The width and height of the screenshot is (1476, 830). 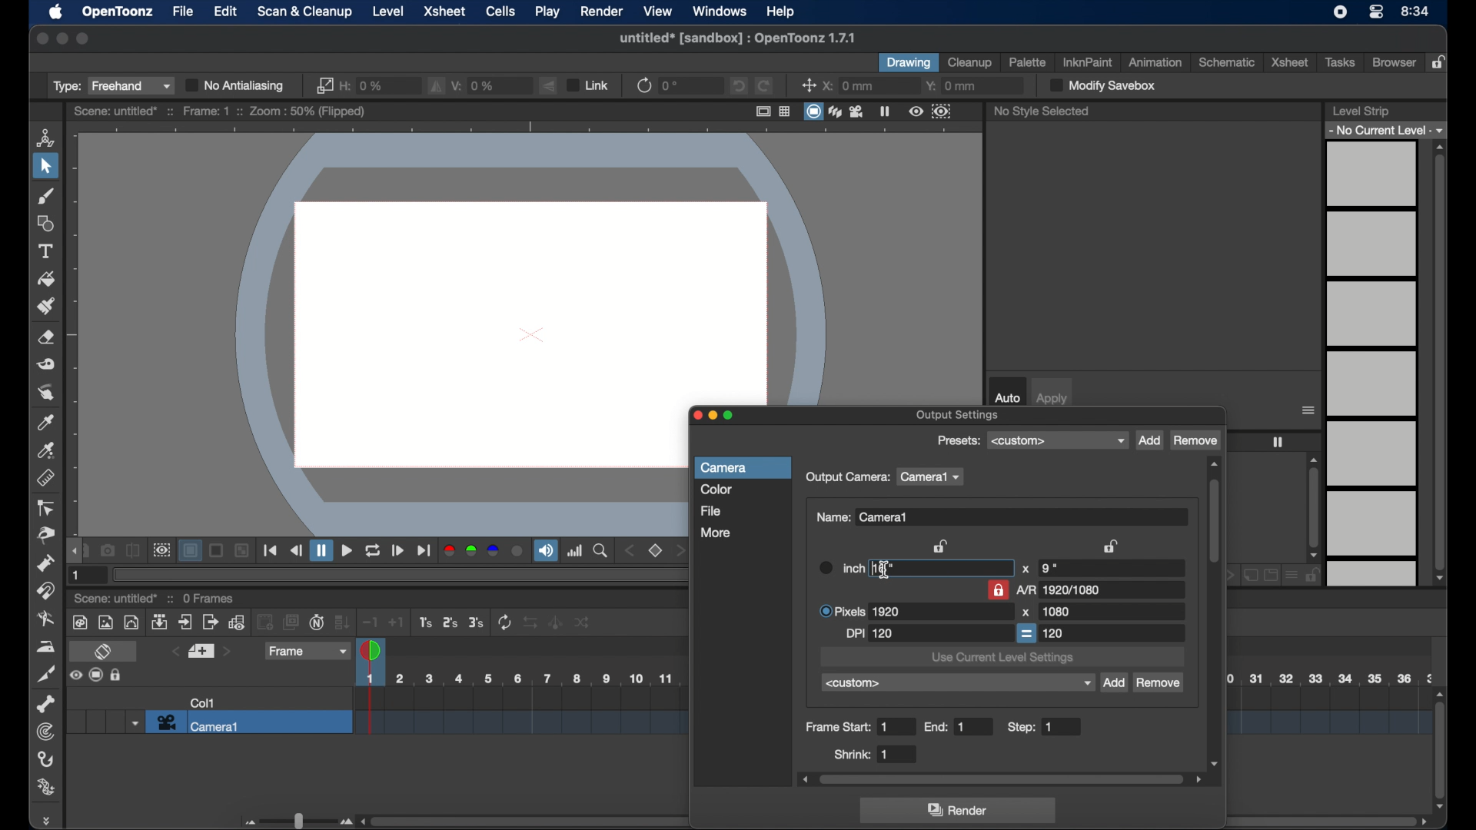 I want to click on remove, so click(x=1159, y=684).